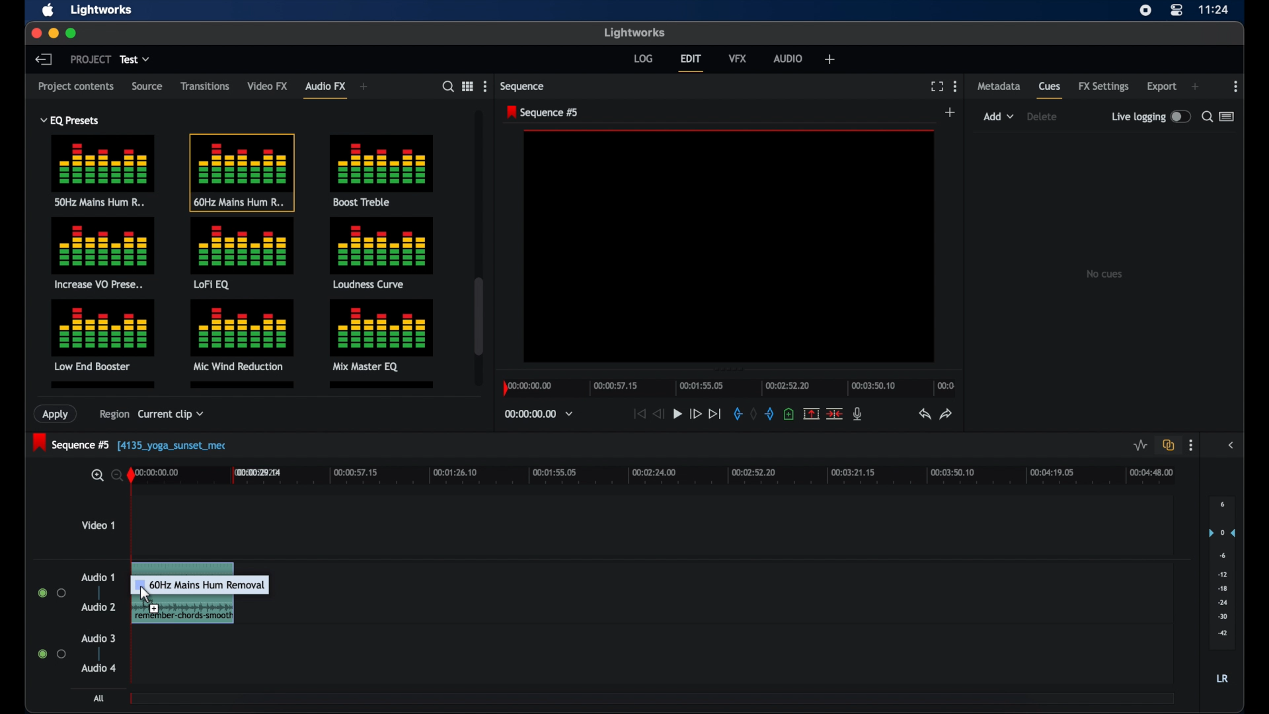 The image size is (1269, 714). What do you see at coordinates (834, 414) in the screenshot?
I see `cut` at bounding box center [834, 414].